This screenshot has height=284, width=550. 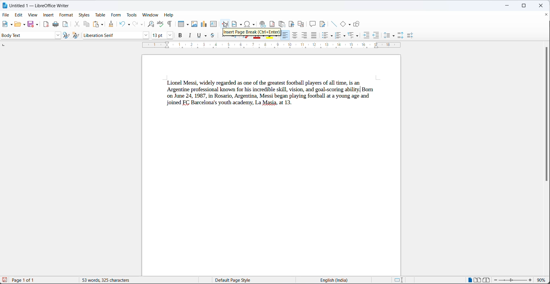 What do you see at coordinates (110, 35) in the screenshot?
I see `font name` at bounding box center [110, 35].